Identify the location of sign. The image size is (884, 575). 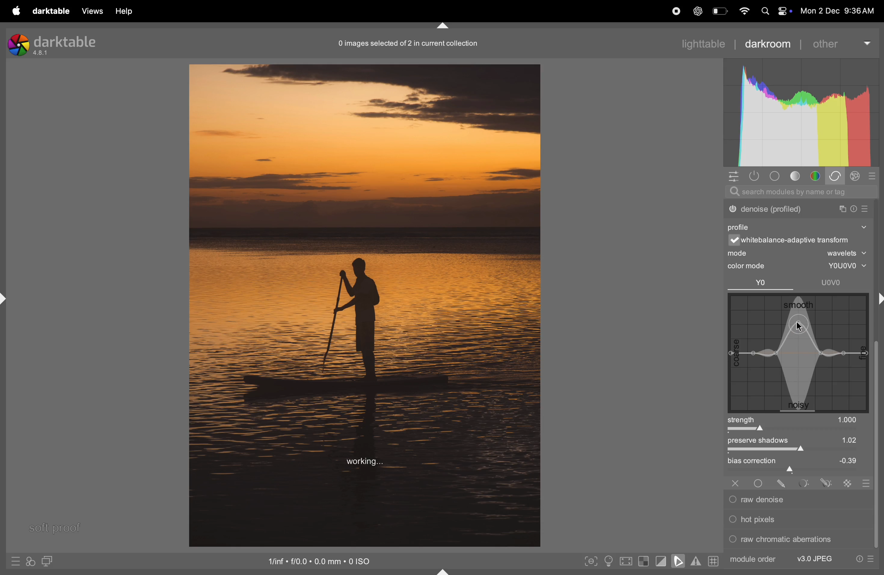
(16, 563).